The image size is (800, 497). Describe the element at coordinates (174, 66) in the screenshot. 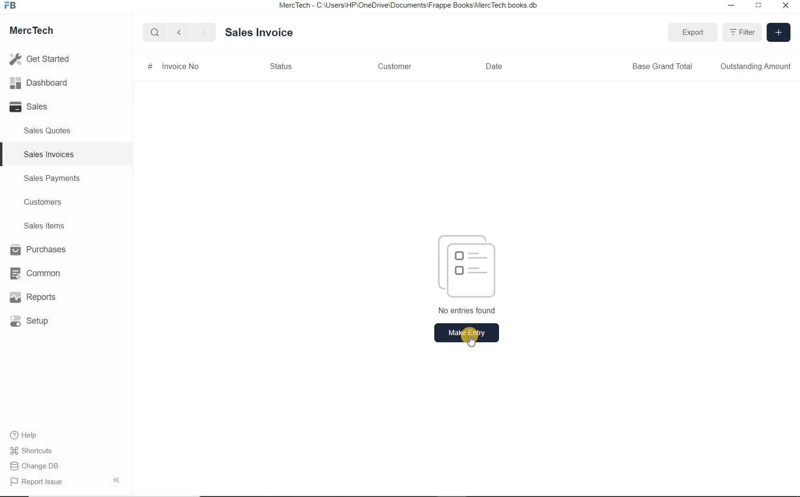

I see `# Invoice No` at that location.